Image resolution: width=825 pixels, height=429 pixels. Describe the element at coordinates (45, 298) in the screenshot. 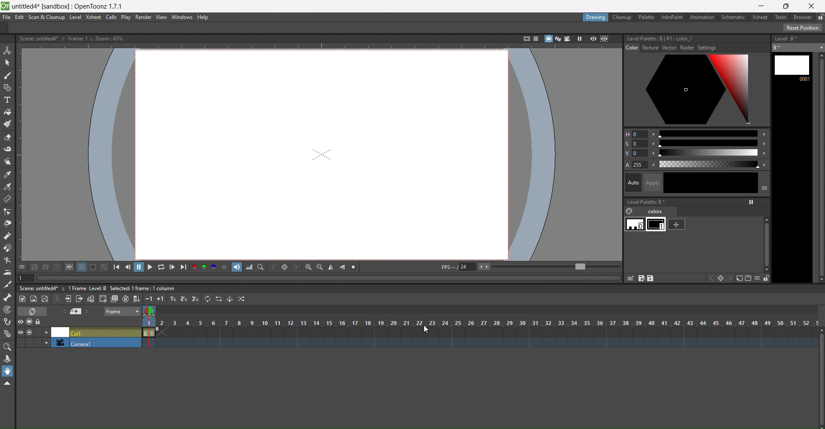

I see `new vector level` at that location.